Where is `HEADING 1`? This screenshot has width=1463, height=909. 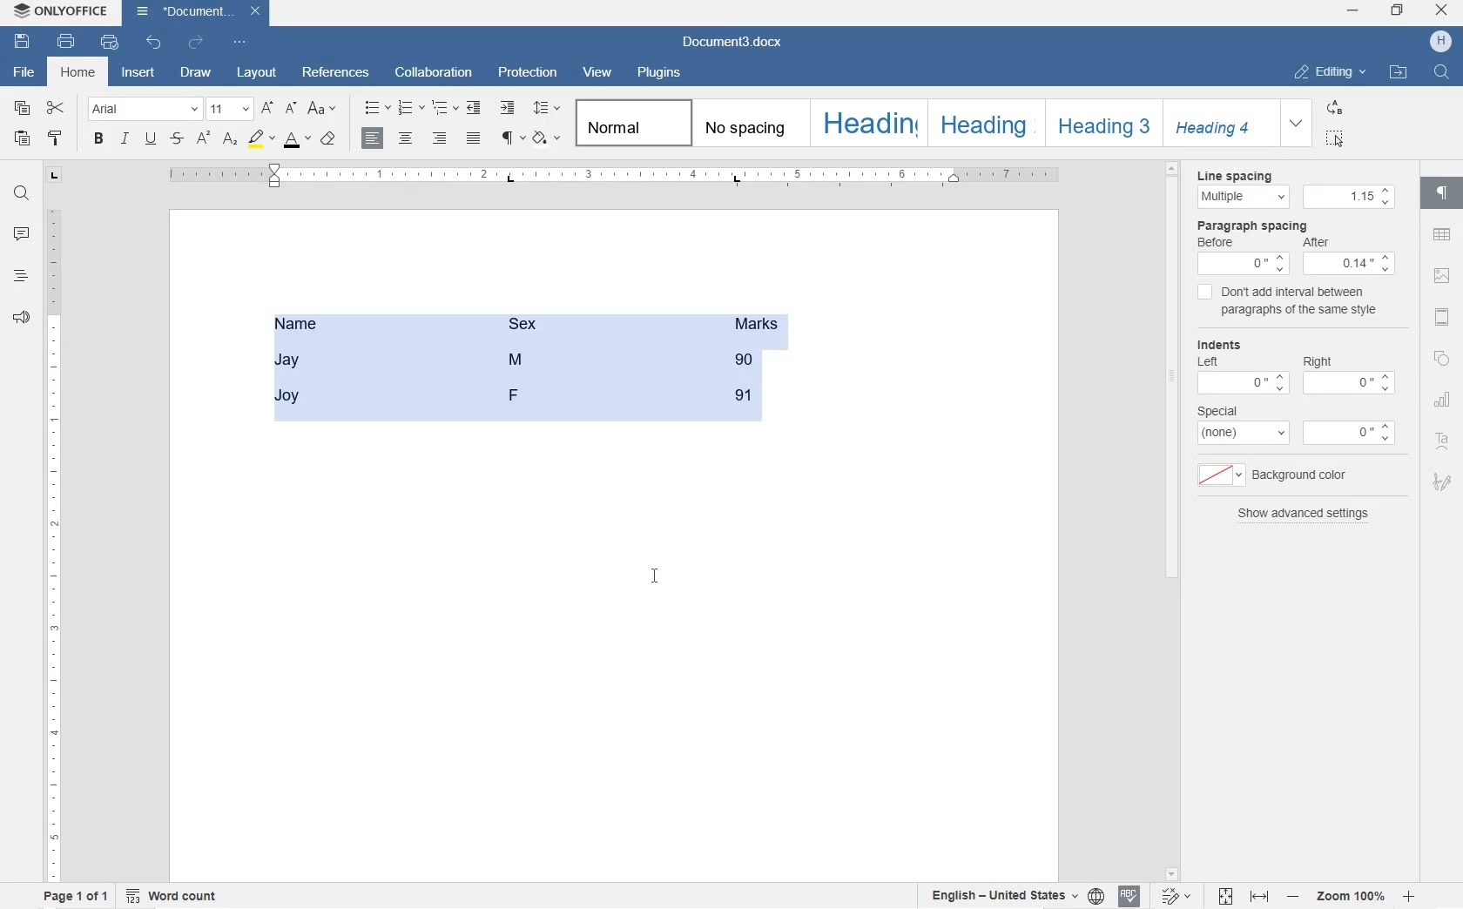
HEADING 1 is located at coordinates (866, 123).